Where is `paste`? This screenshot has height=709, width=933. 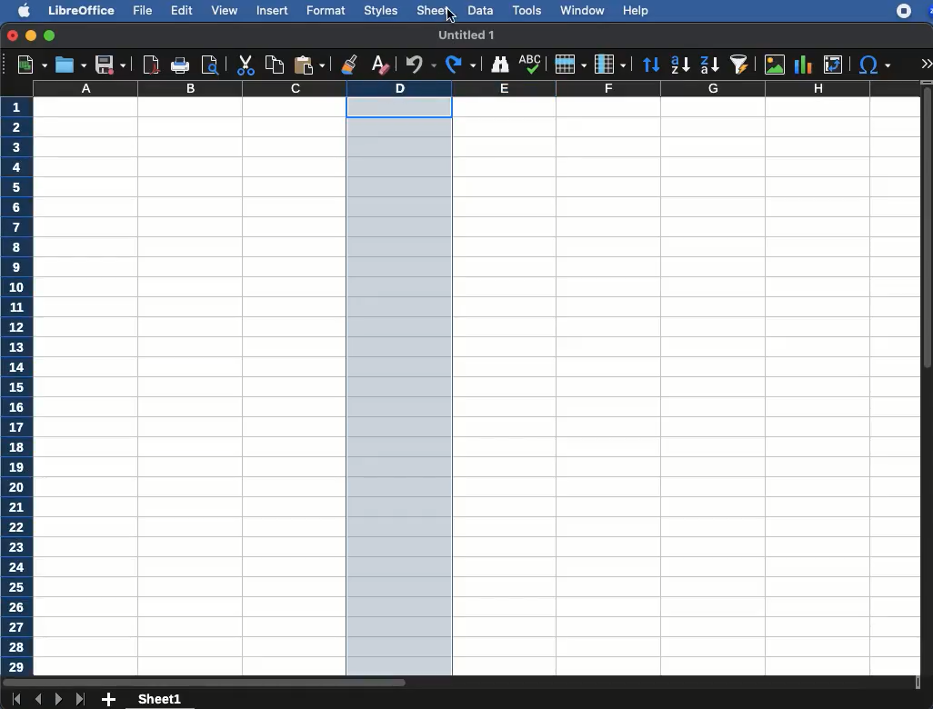
paste is located at coordinates (308, 65).